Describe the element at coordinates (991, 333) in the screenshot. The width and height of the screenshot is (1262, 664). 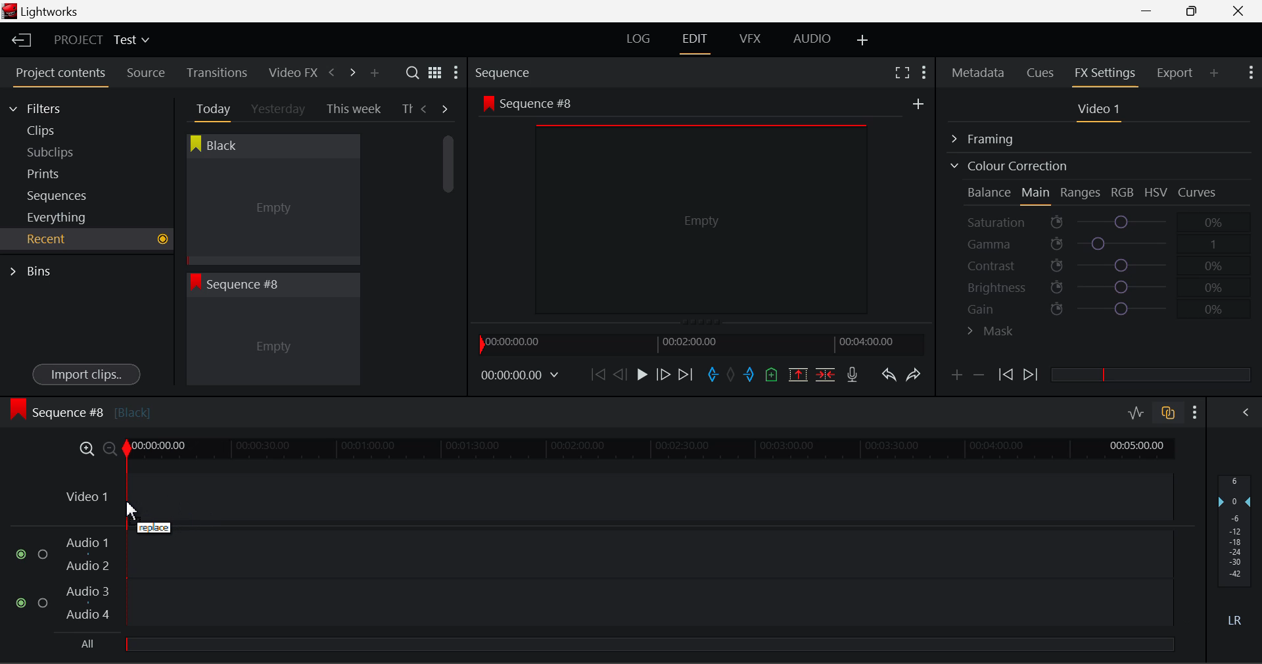
I see `Mask` at that location.